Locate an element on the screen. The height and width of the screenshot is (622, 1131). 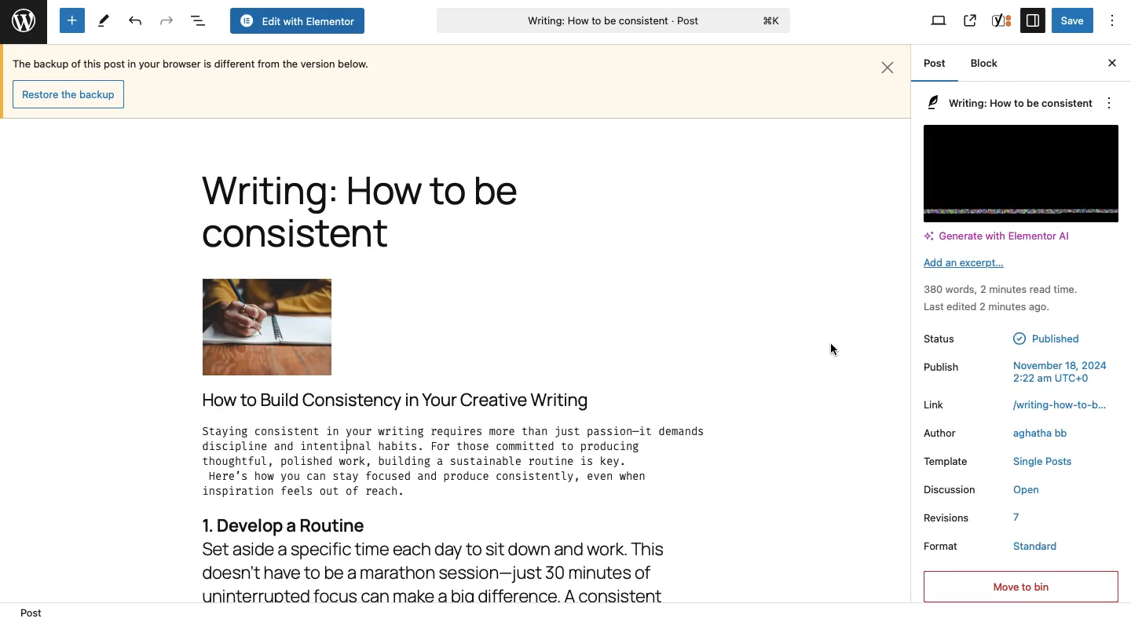
Document overview is located at coordinates (197, 21).